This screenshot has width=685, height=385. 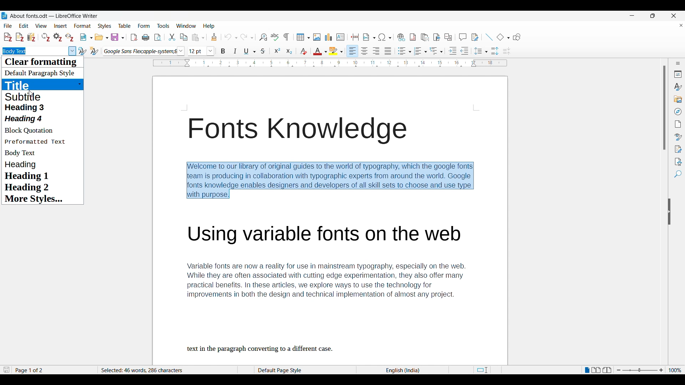 What do you see at coordinates (214, 37) in the screenshot?
I see `Clone formatting` at bounding box center [214, 37].